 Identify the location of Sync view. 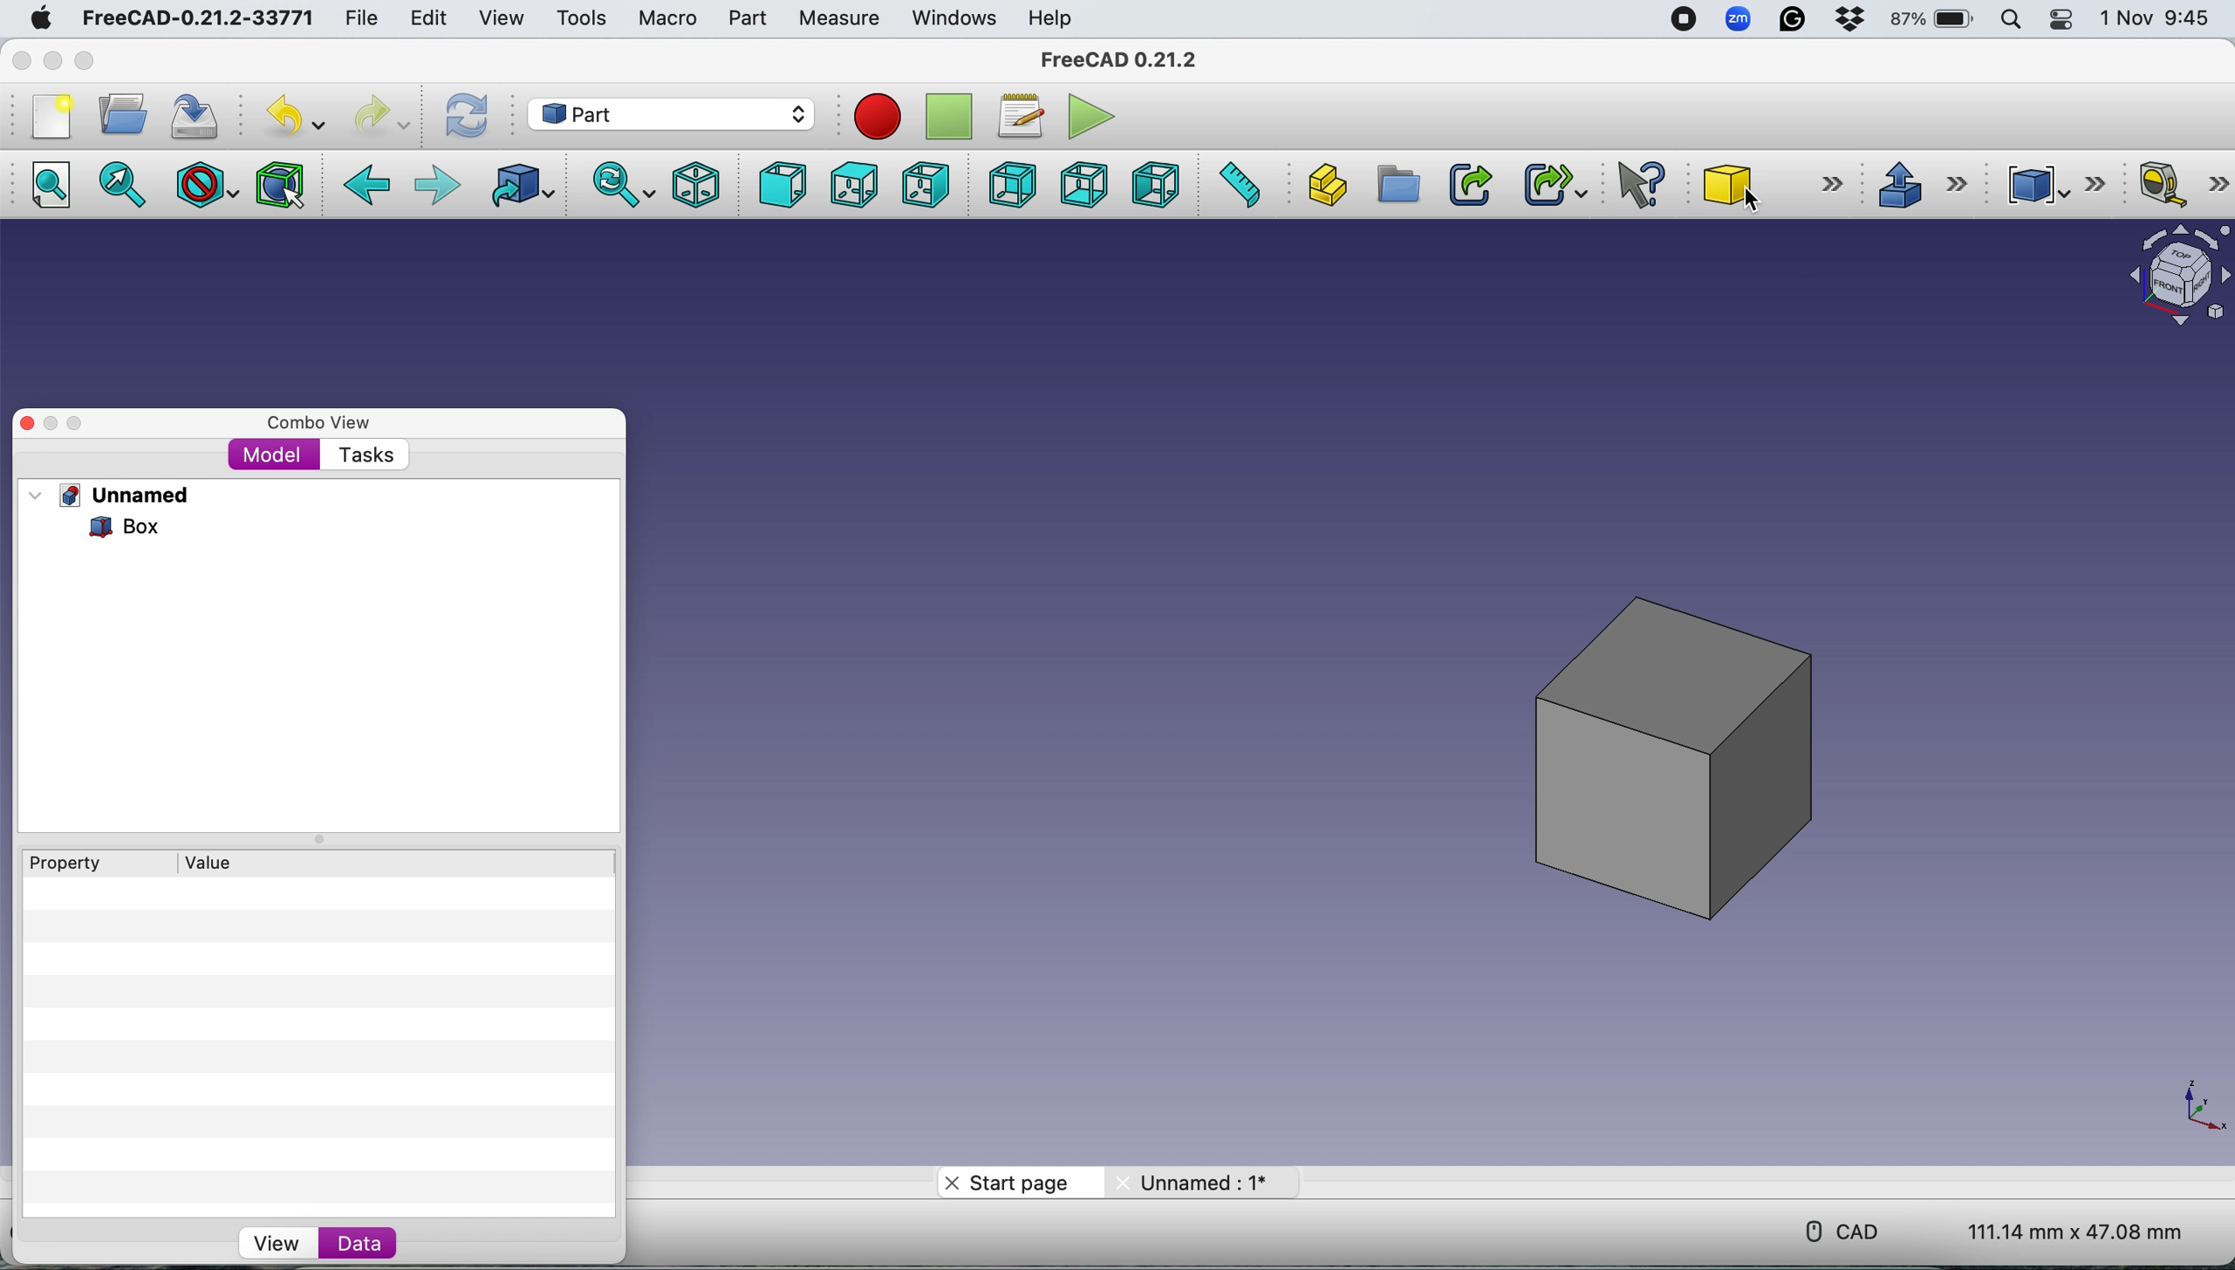
(617, 184).